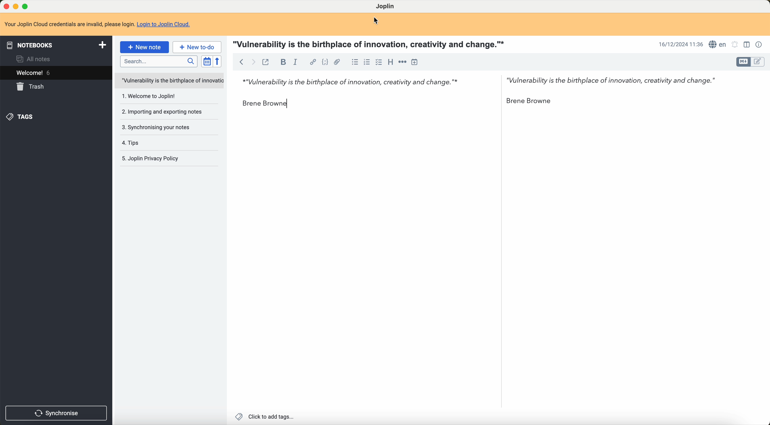  I want to click on reverse sort order, so click(218, 61).